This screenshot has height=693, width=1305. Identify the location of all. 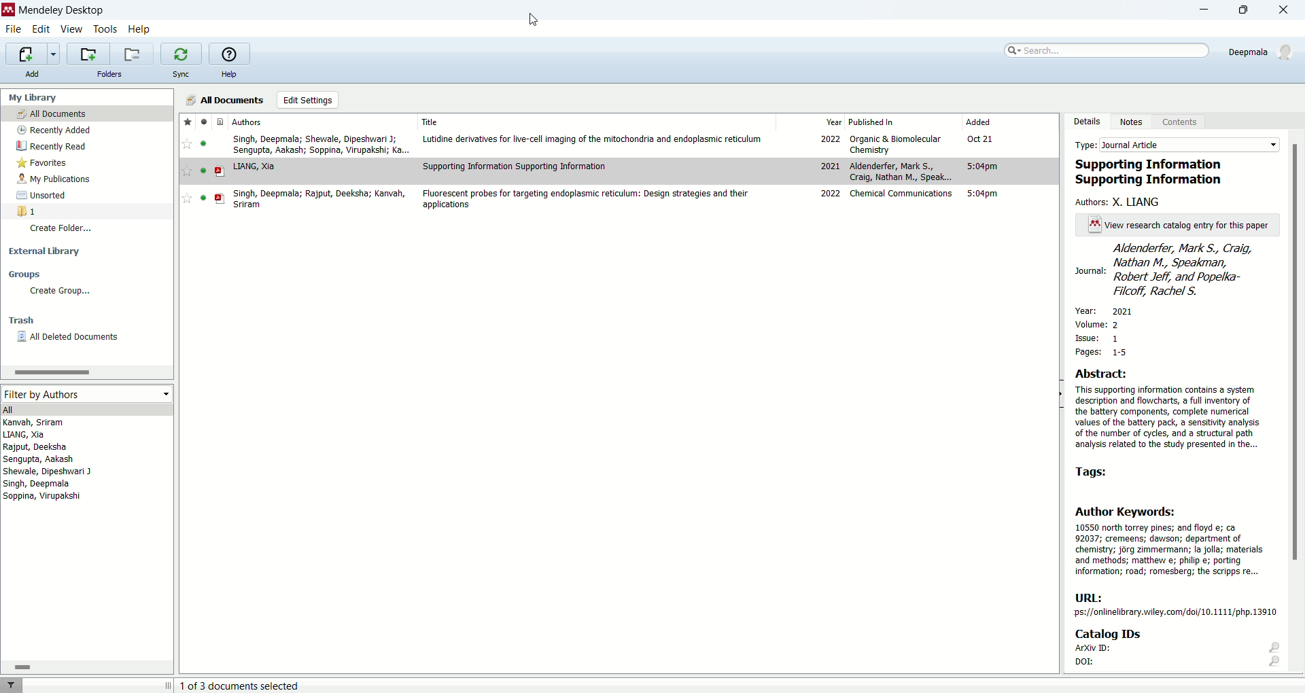
(85, 408).